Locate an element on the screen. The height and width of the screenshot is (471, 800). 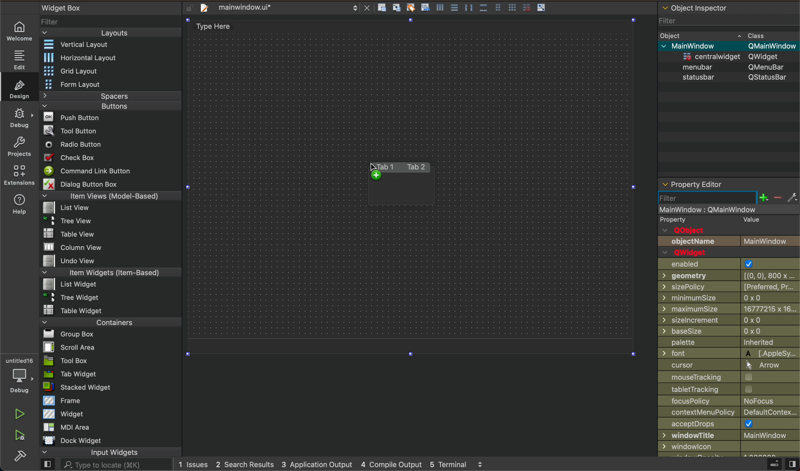
geometry is located at coordinates (730, 275).